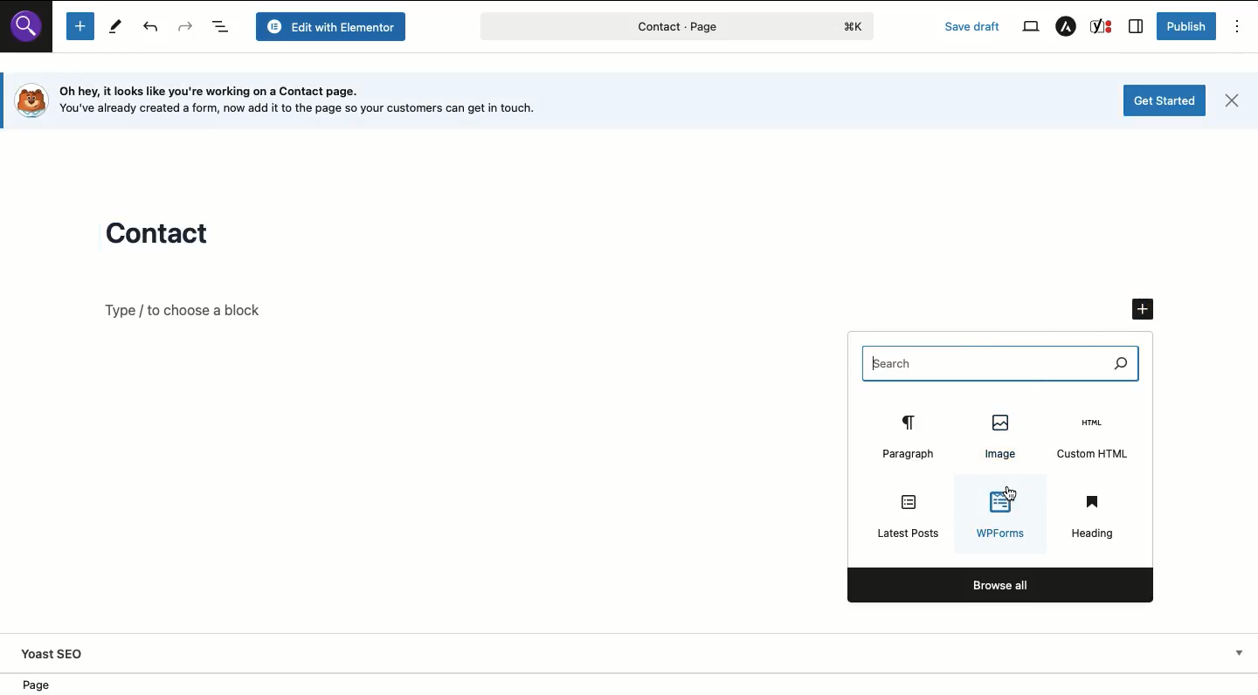 The width and height of the screenshot is (1258, 695). Describe the element at coordinates (114, 26) in the screenshot. I see `Tools` at that location.